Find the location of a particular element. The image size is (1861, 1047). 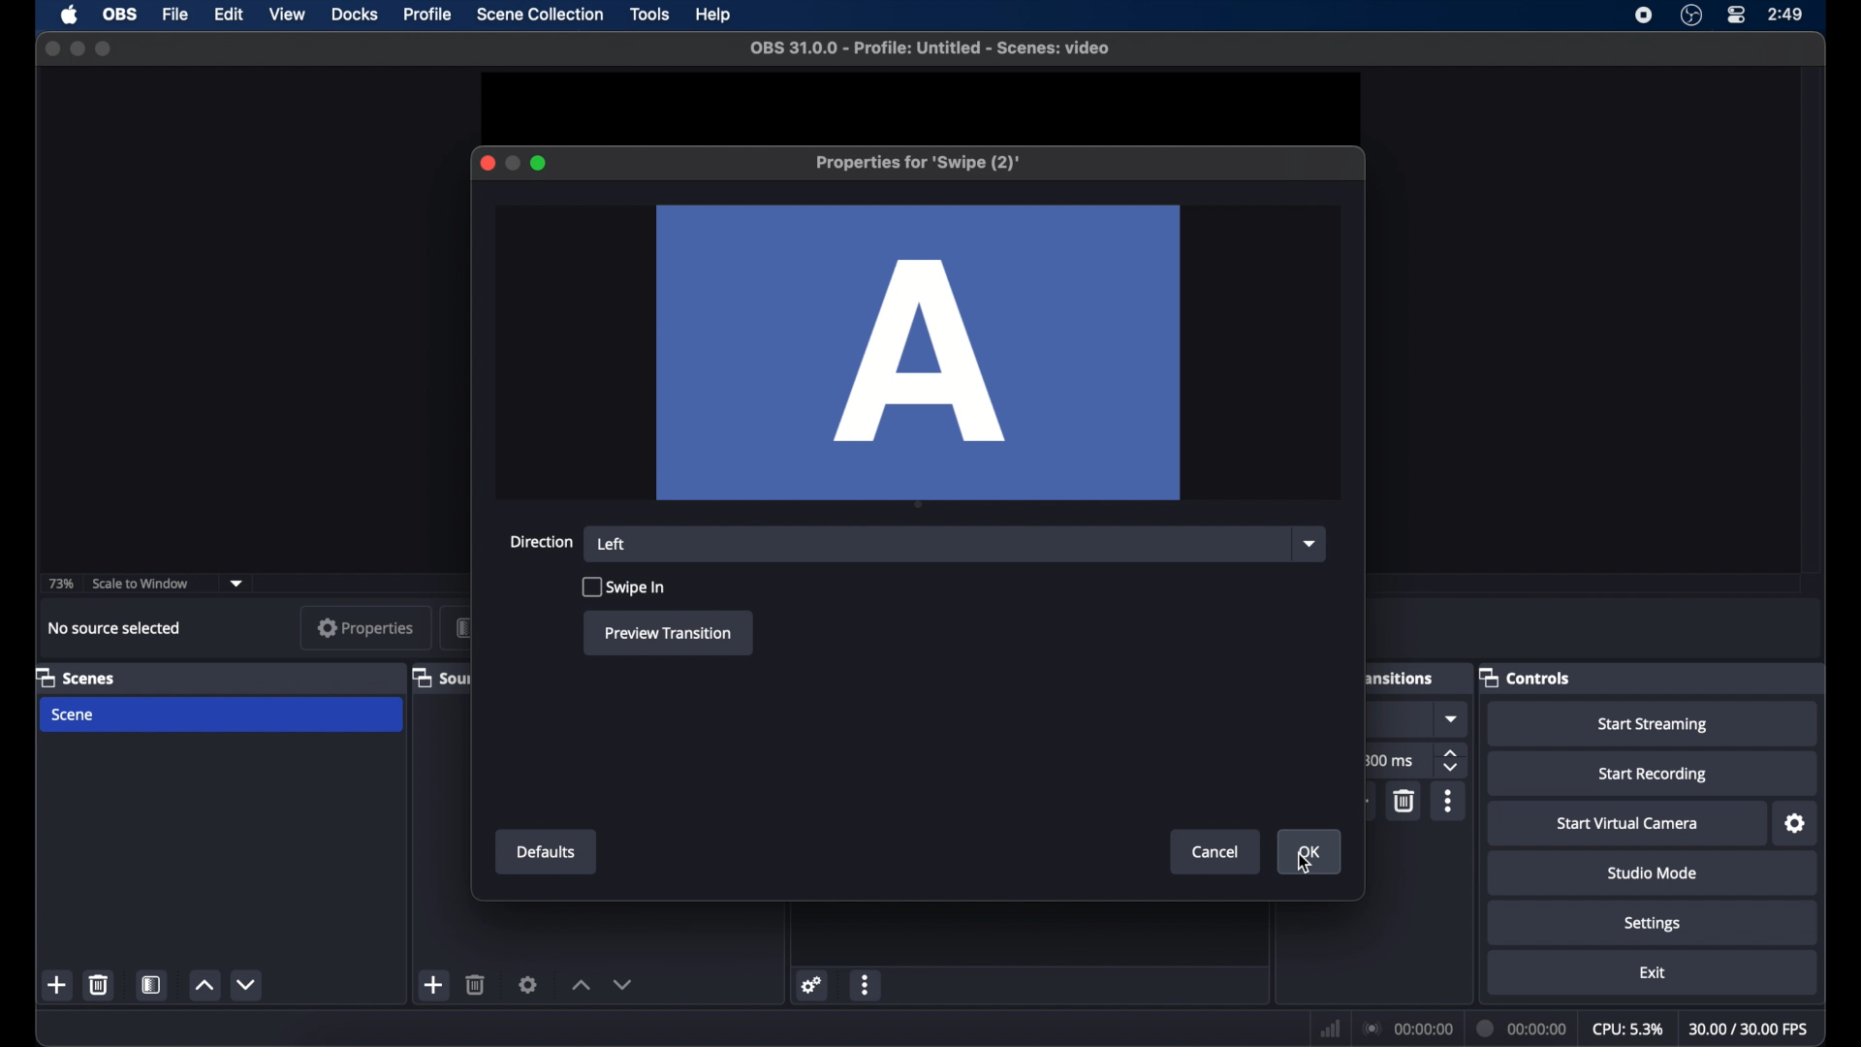

preview transition is located at coordinates (669, 634).